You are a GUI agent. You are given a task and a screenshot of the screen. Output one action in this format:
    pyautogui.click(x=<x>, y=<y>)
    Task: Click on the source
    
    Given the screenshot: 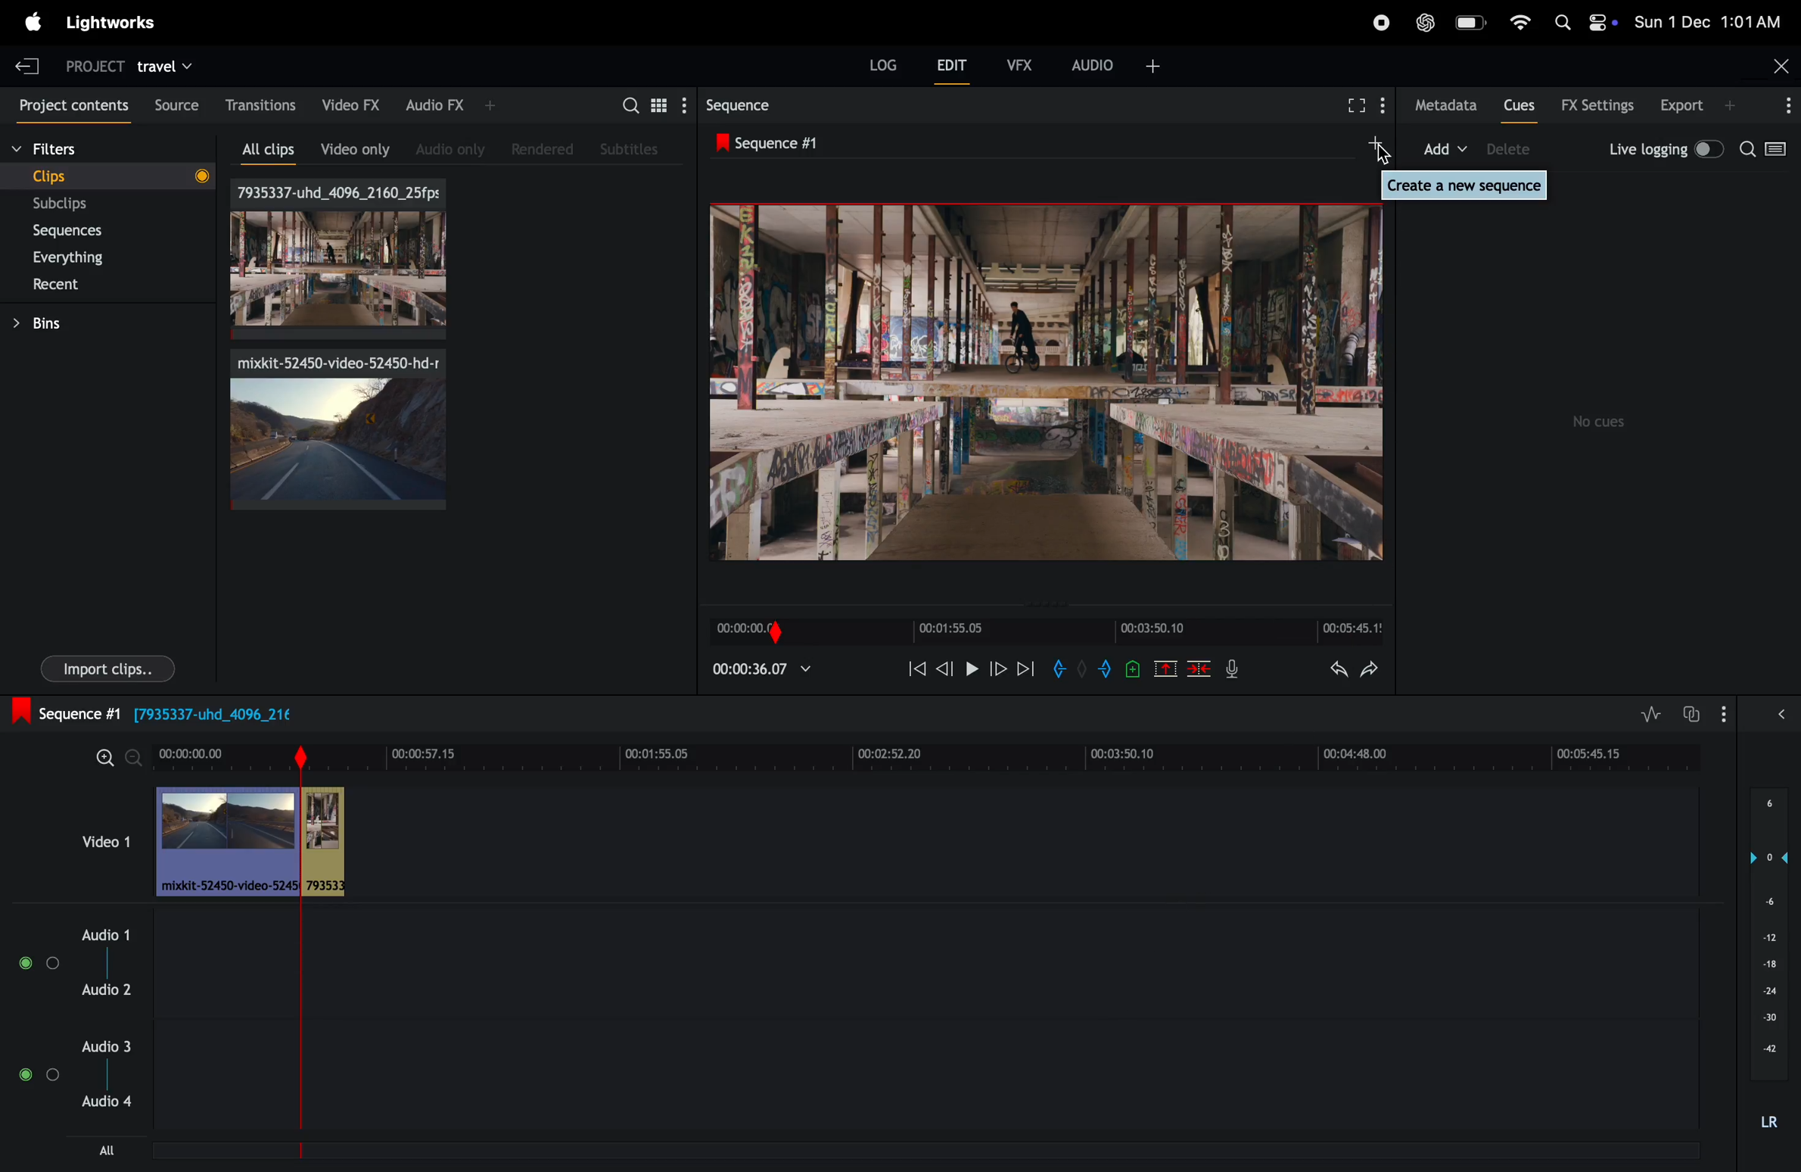 What is the action you would take?
    pyautogui.click(x=174, y=104)
    